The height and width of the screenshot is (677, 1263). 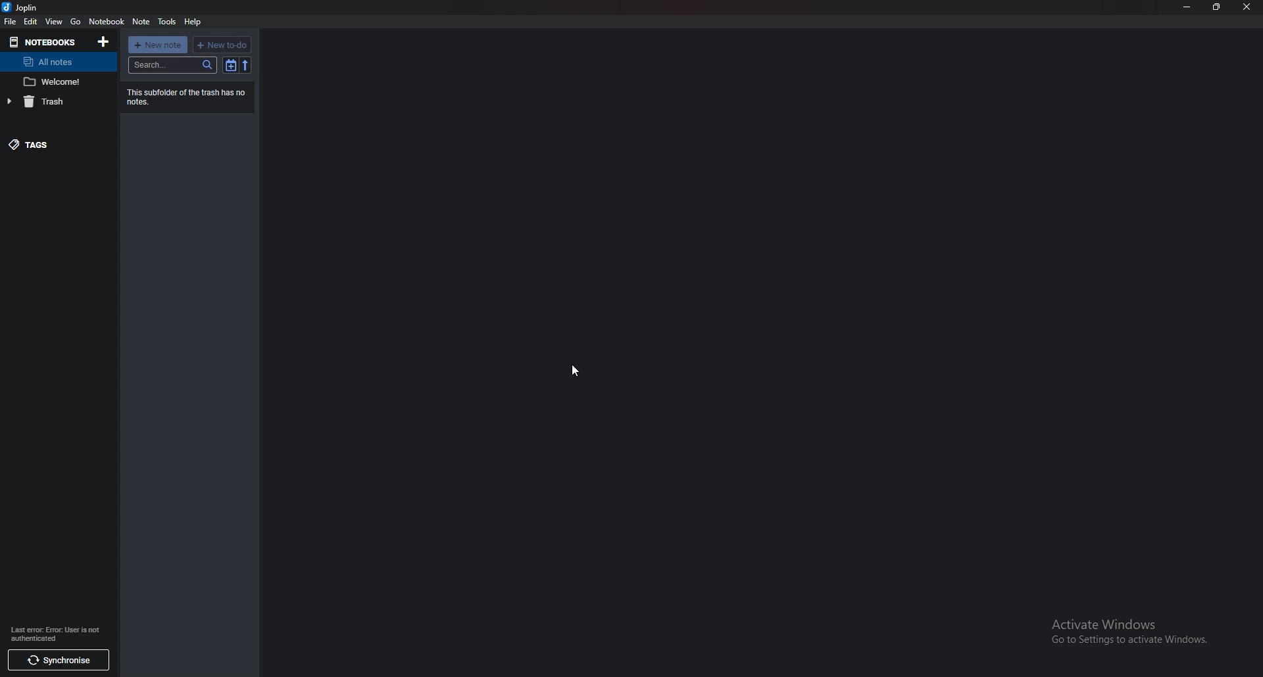 I want to click on Resize, so click(x=1217, y=7).